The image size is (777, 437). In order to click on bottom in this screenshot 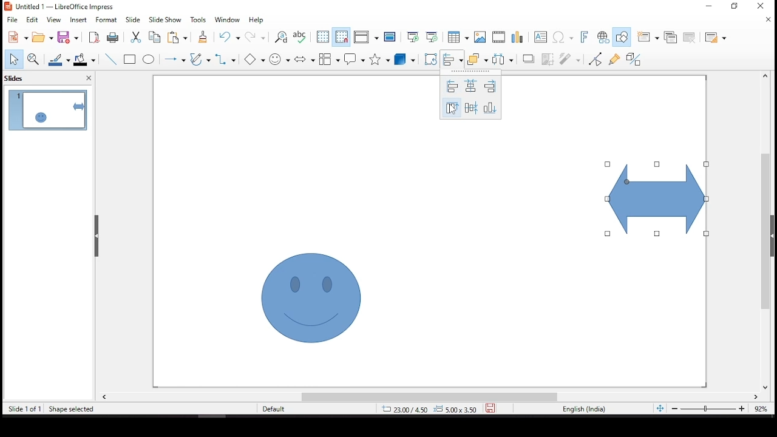, I will do `click(491, 107)`.